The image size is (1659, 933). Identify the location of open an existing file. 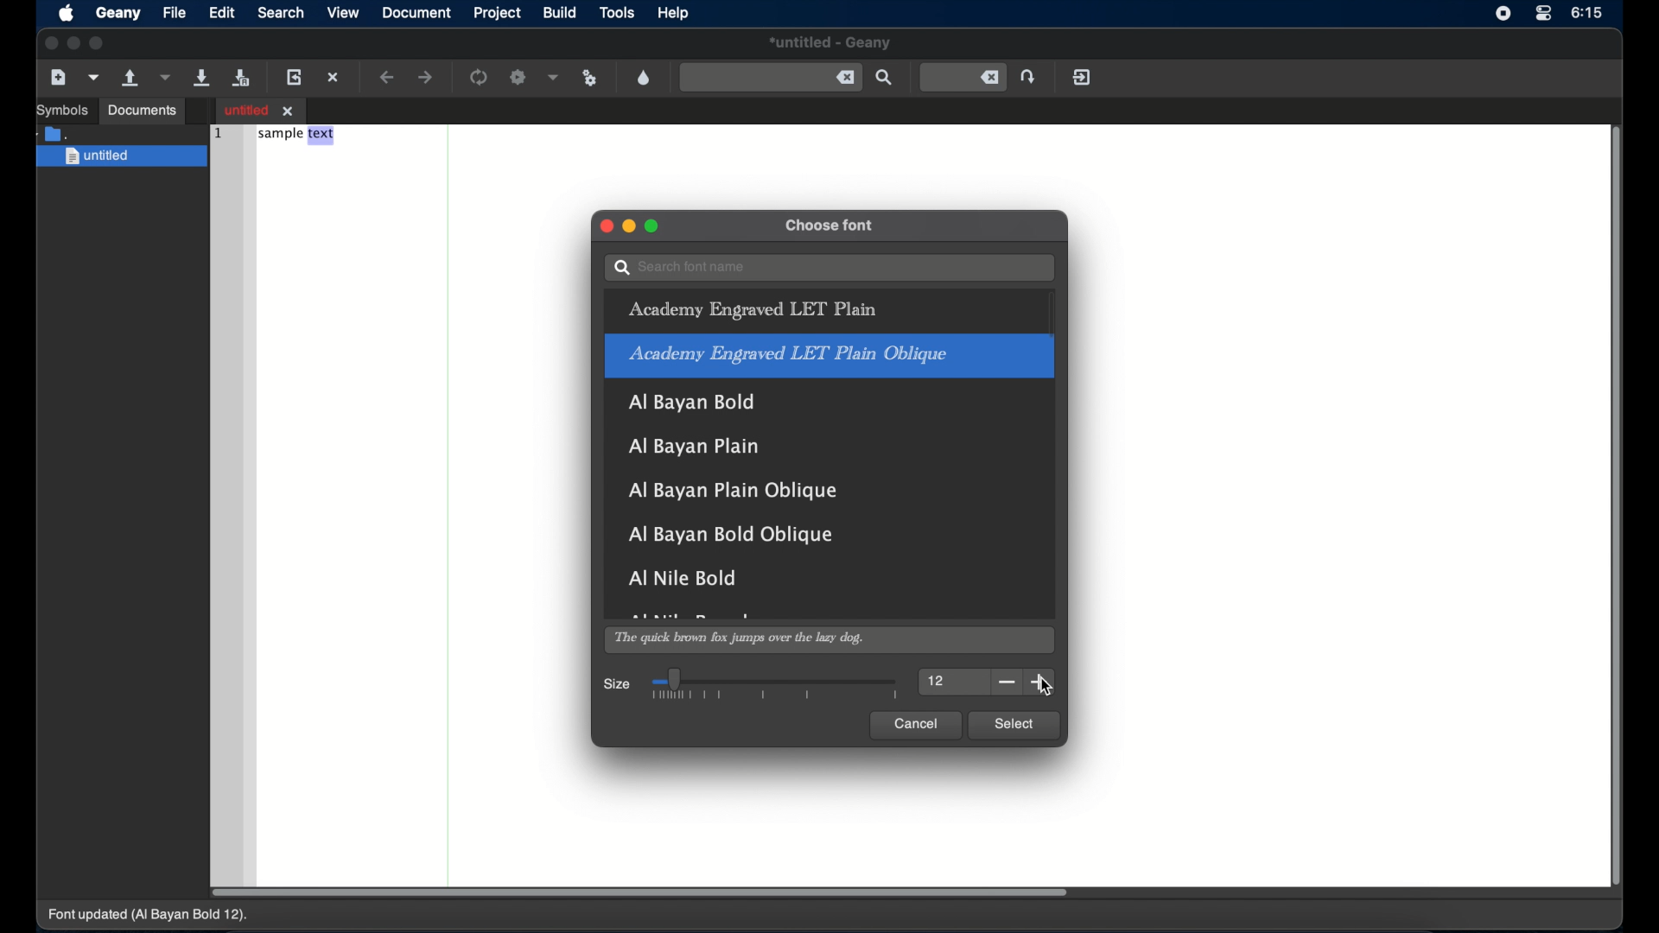
(131, 79).